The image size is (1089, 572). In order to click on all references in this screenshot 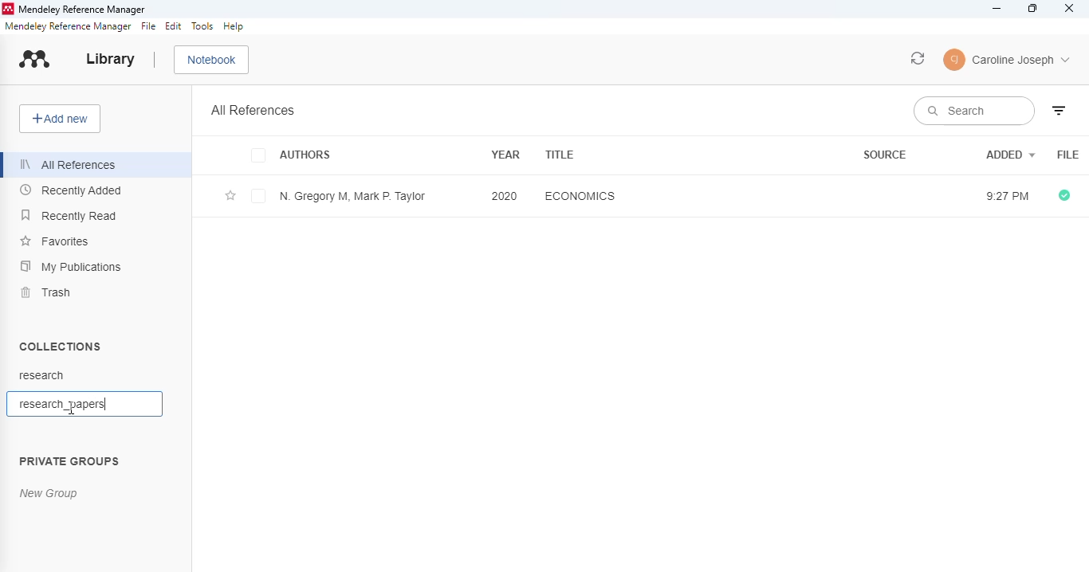, I will do `click(71, 165)`.